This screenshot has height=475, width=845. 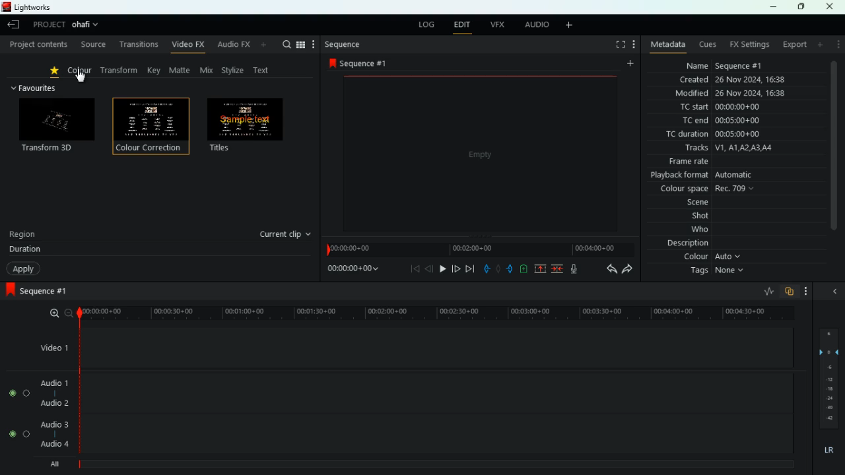 What do you see at coordinates (820, 45) in the screenshot?
I see `more` at bounding box center [820, 45].